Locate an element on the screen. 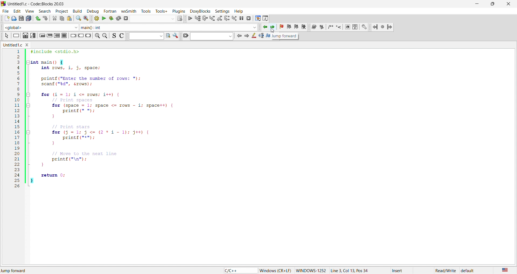  view is located at coordinates (29, 10).